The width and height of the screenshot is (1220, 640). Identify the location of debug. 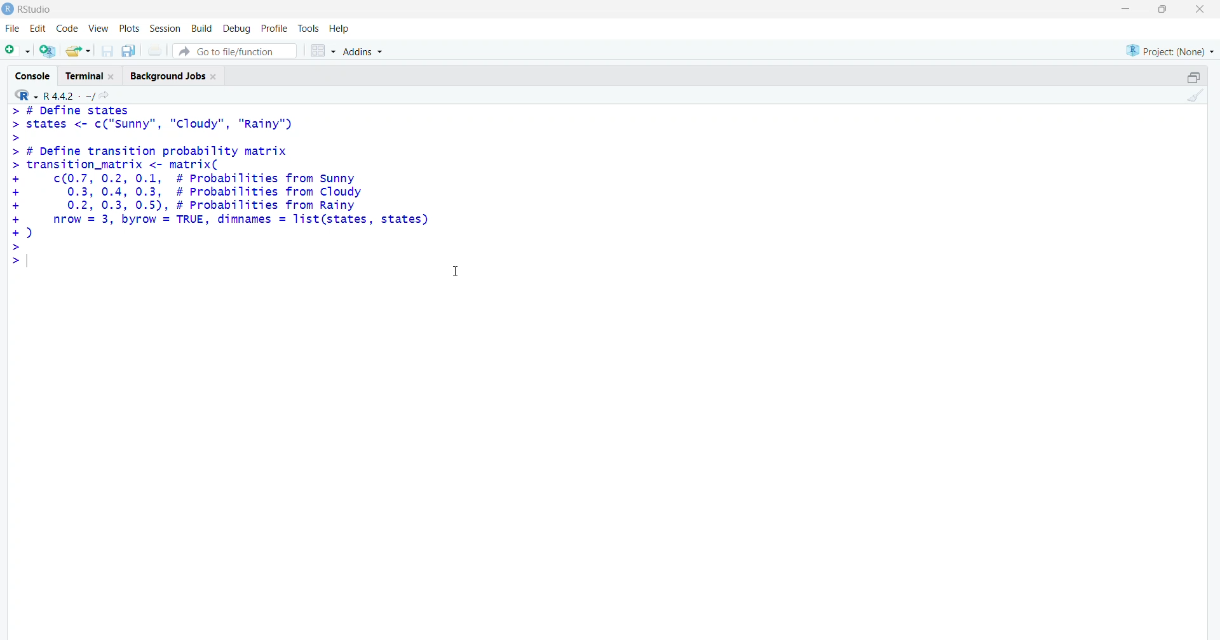
(236, 29).